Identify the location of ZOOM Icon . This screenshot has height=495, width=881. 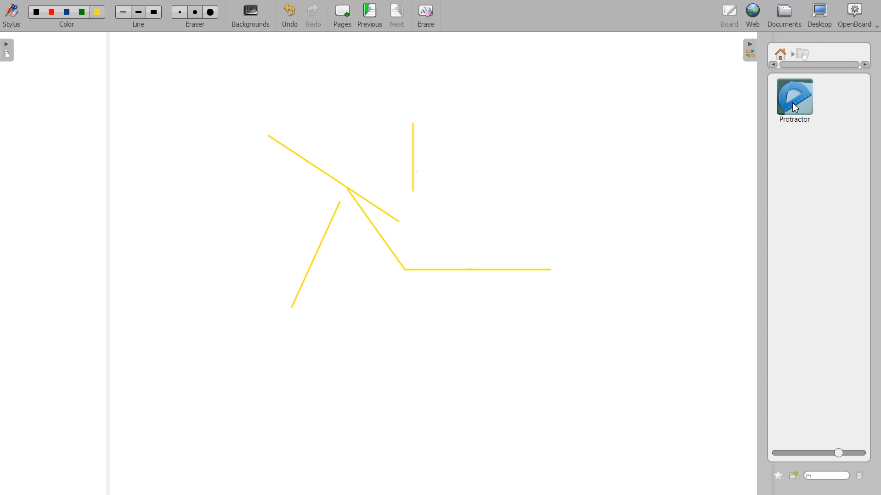
(819, 453).